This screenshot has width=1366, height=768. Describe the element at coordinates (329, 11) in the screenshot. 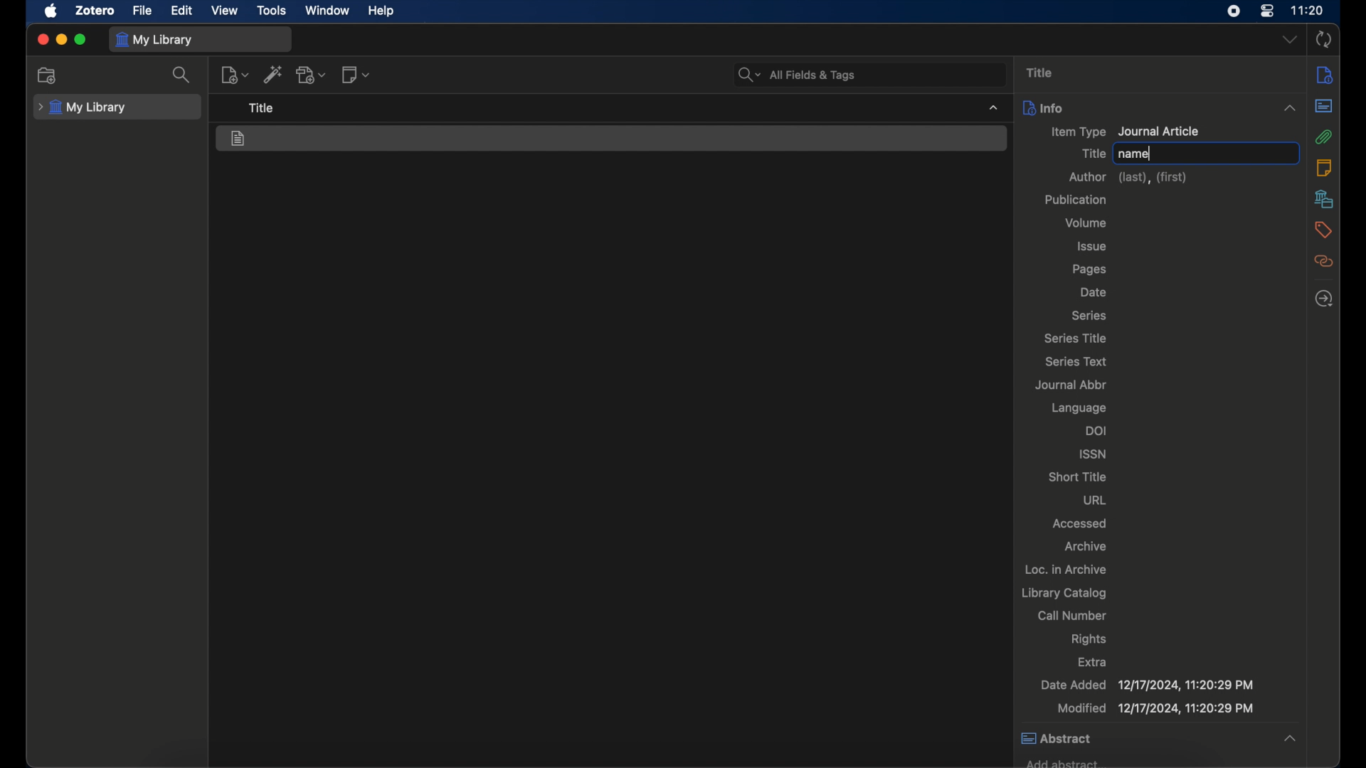

I see `window` at that location.